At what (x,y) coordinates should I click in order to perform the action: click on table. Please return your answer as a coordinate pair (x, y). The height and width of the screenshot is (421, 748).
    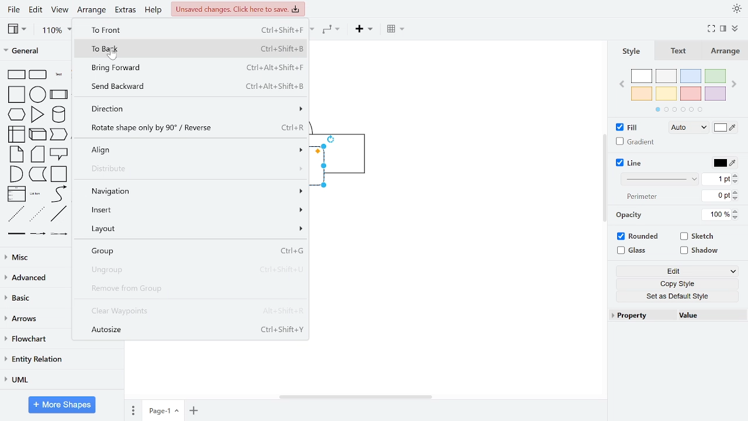
    Looking at the image, I should click on (397, 30).